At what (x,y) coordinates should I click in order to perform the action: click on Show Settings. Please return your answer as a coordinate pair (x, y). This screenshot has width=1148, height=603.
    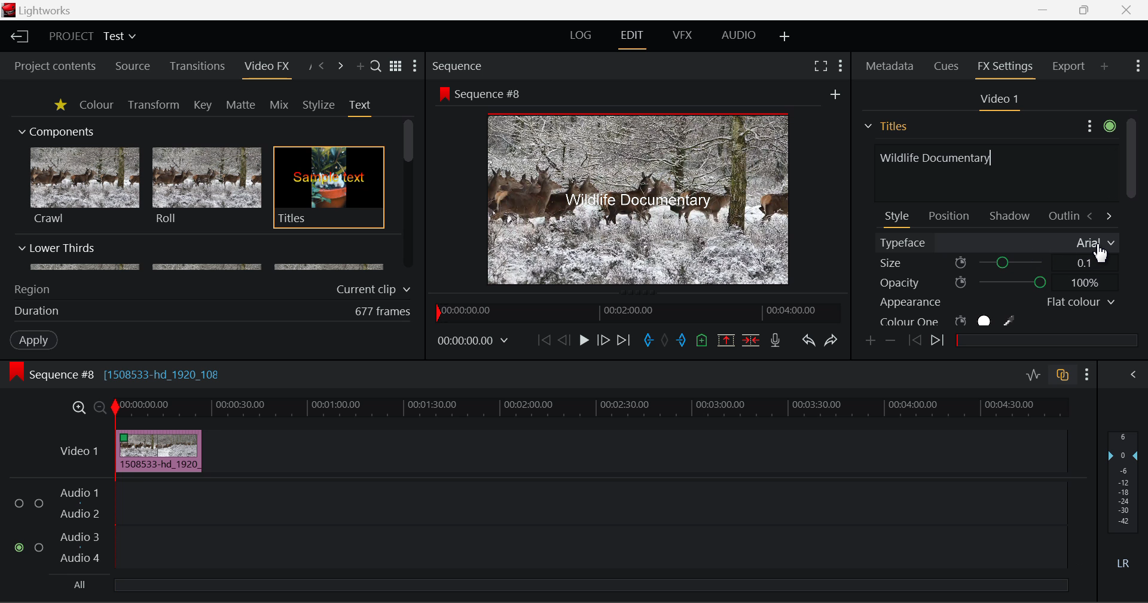
    Looking at the image, I should click on (842, 66).